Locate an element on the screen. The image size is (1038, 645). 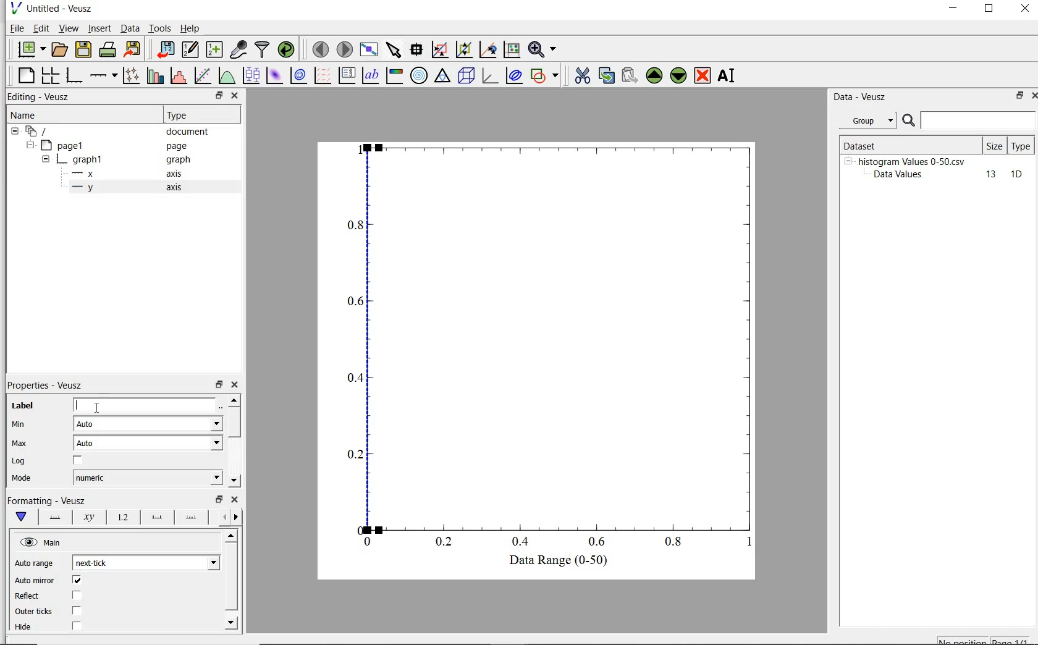
hide is located at coordinates (46, 160).